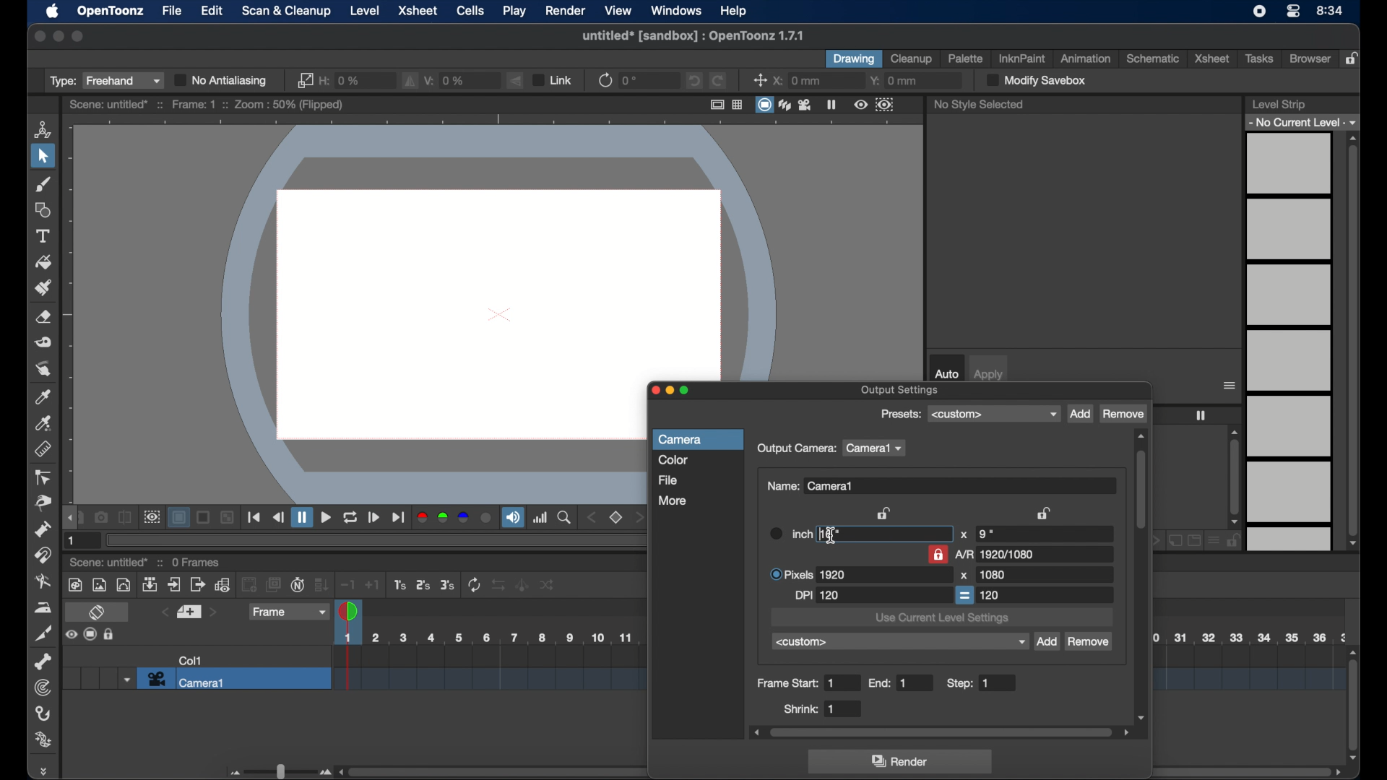 This screenshot has height=780, width=1387. What do you see at coordinates (250, 584) in the screenshot?
I see `` at bounding box center [250, 584].